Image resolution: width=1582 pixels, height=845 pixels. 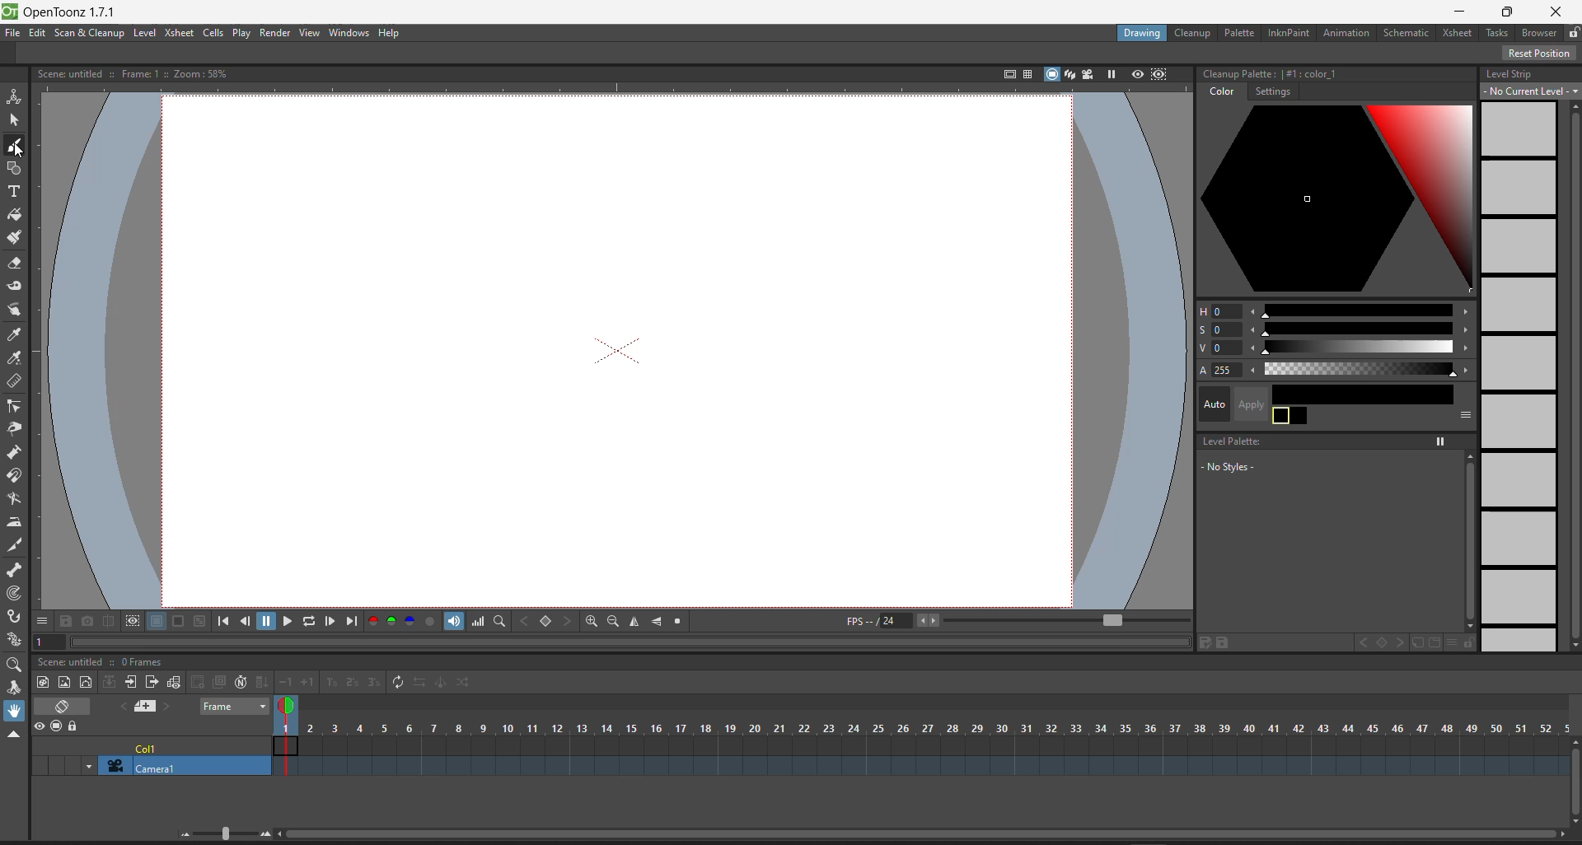 I want to click on create blank drawing, so click(x=195, y=682).